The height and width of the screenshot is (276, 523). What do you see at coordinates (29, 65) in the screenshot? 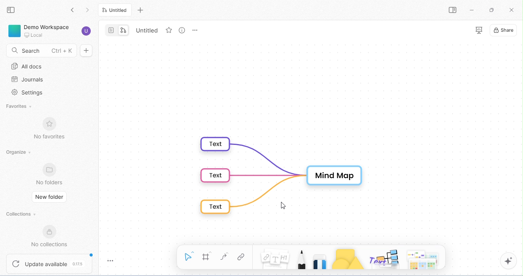
I see `all docs` at bounding box center [29, 65].